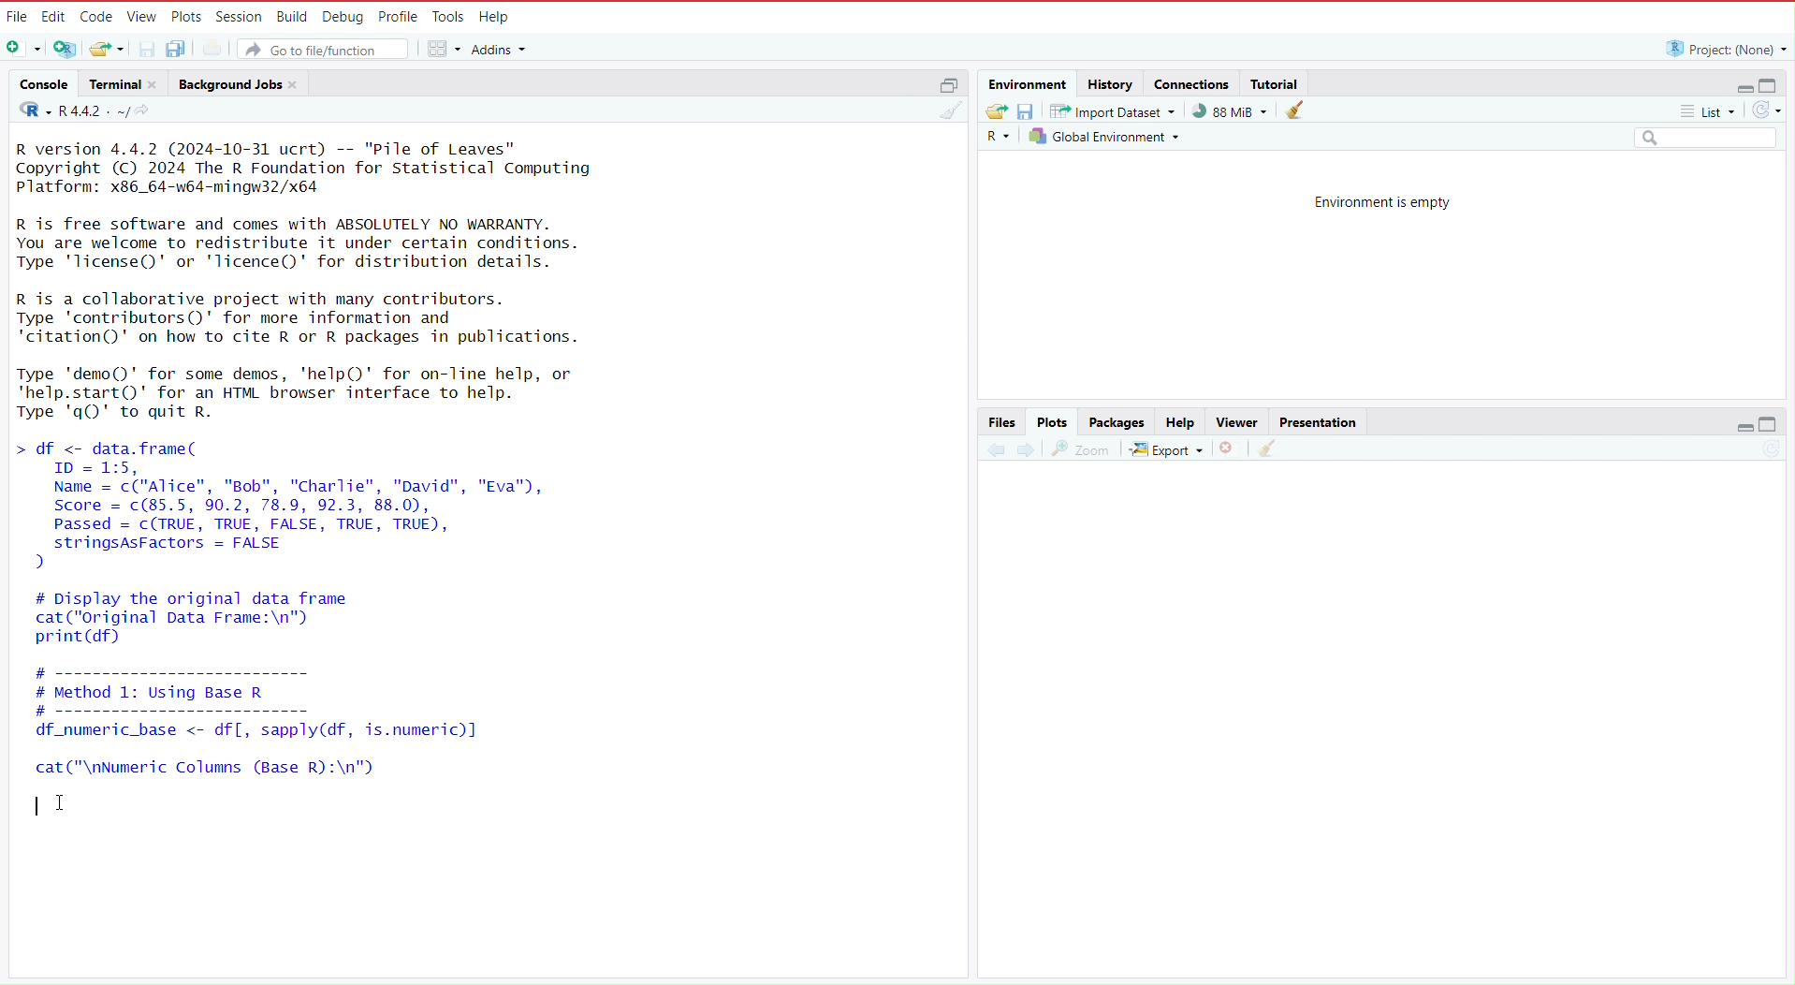  What do you see at coordinates (449, 16) in the screenshot?
I see `Tools` at bounding box center [449, 16].